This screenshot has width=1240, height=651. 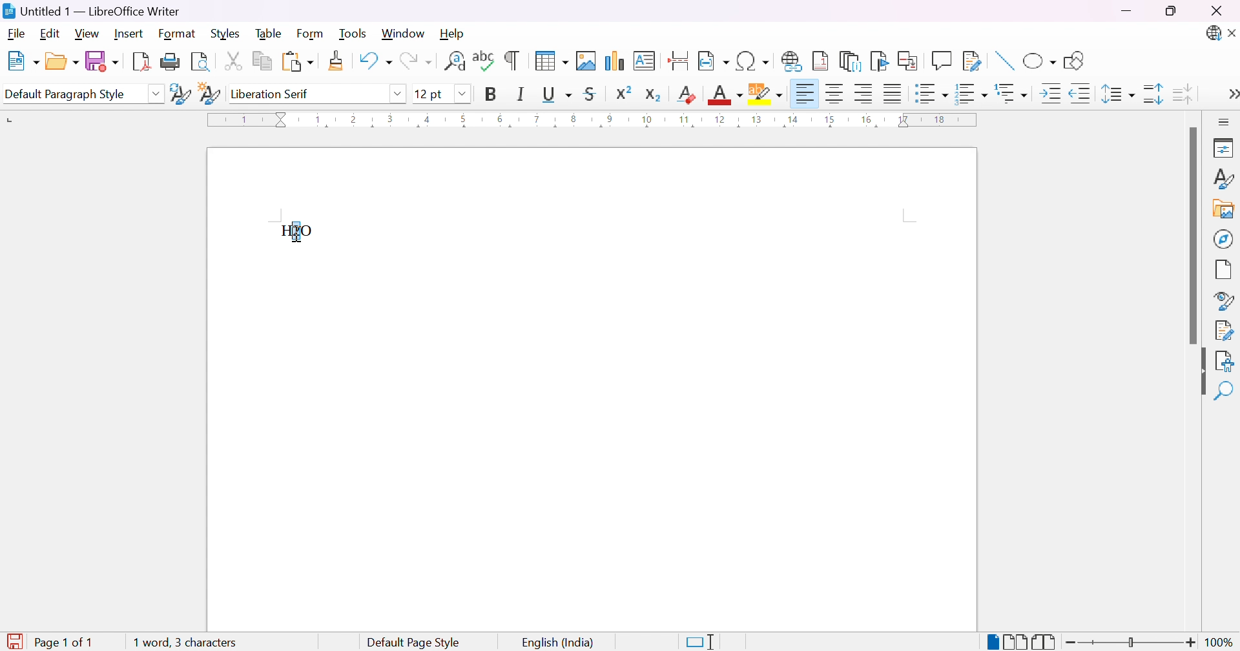 What do you see at coordinates (836, 94) in the screenshot?
I see `Align center` at bounding box center [836, 94].